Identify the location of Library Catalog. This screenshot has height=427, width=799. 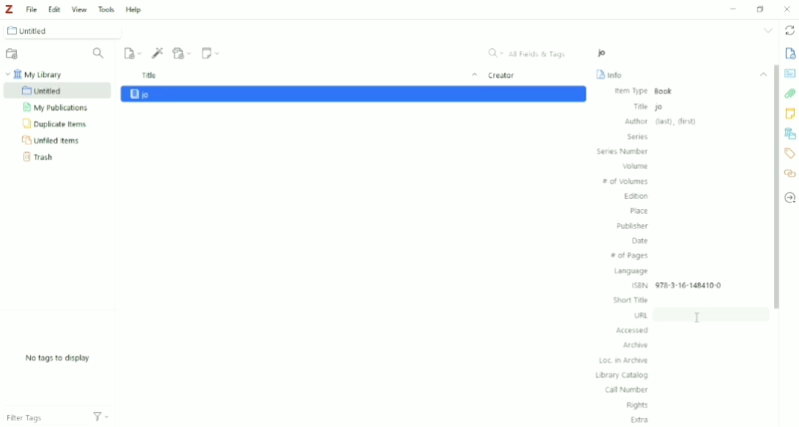
(621, 375).